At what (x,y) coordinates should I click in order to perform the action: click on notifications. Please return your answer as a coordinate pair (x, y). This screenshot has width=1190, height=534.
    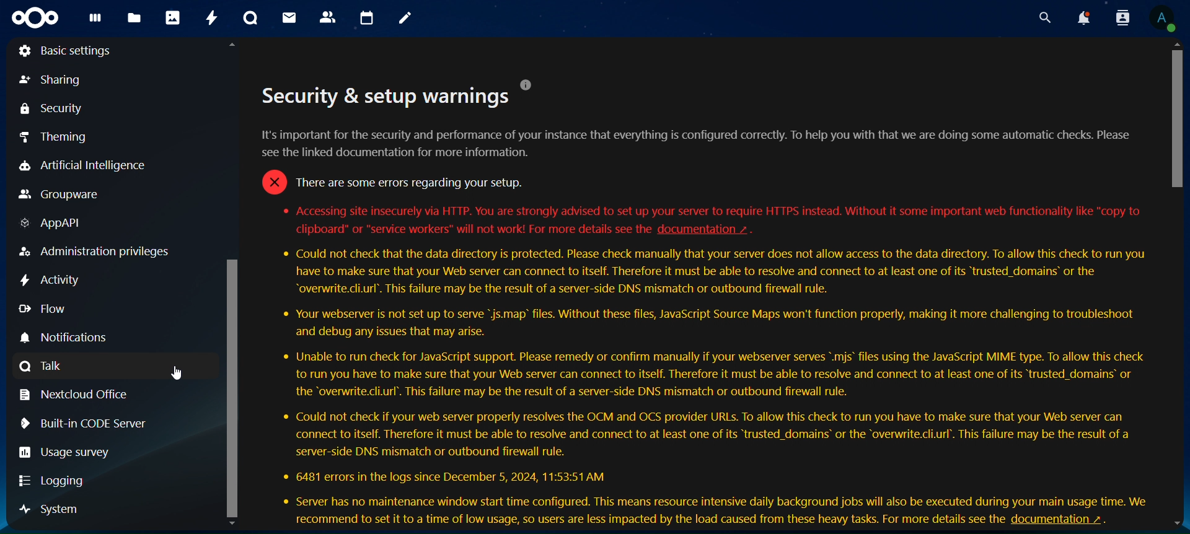
    Looking at the image, I should click on (1080, 19).